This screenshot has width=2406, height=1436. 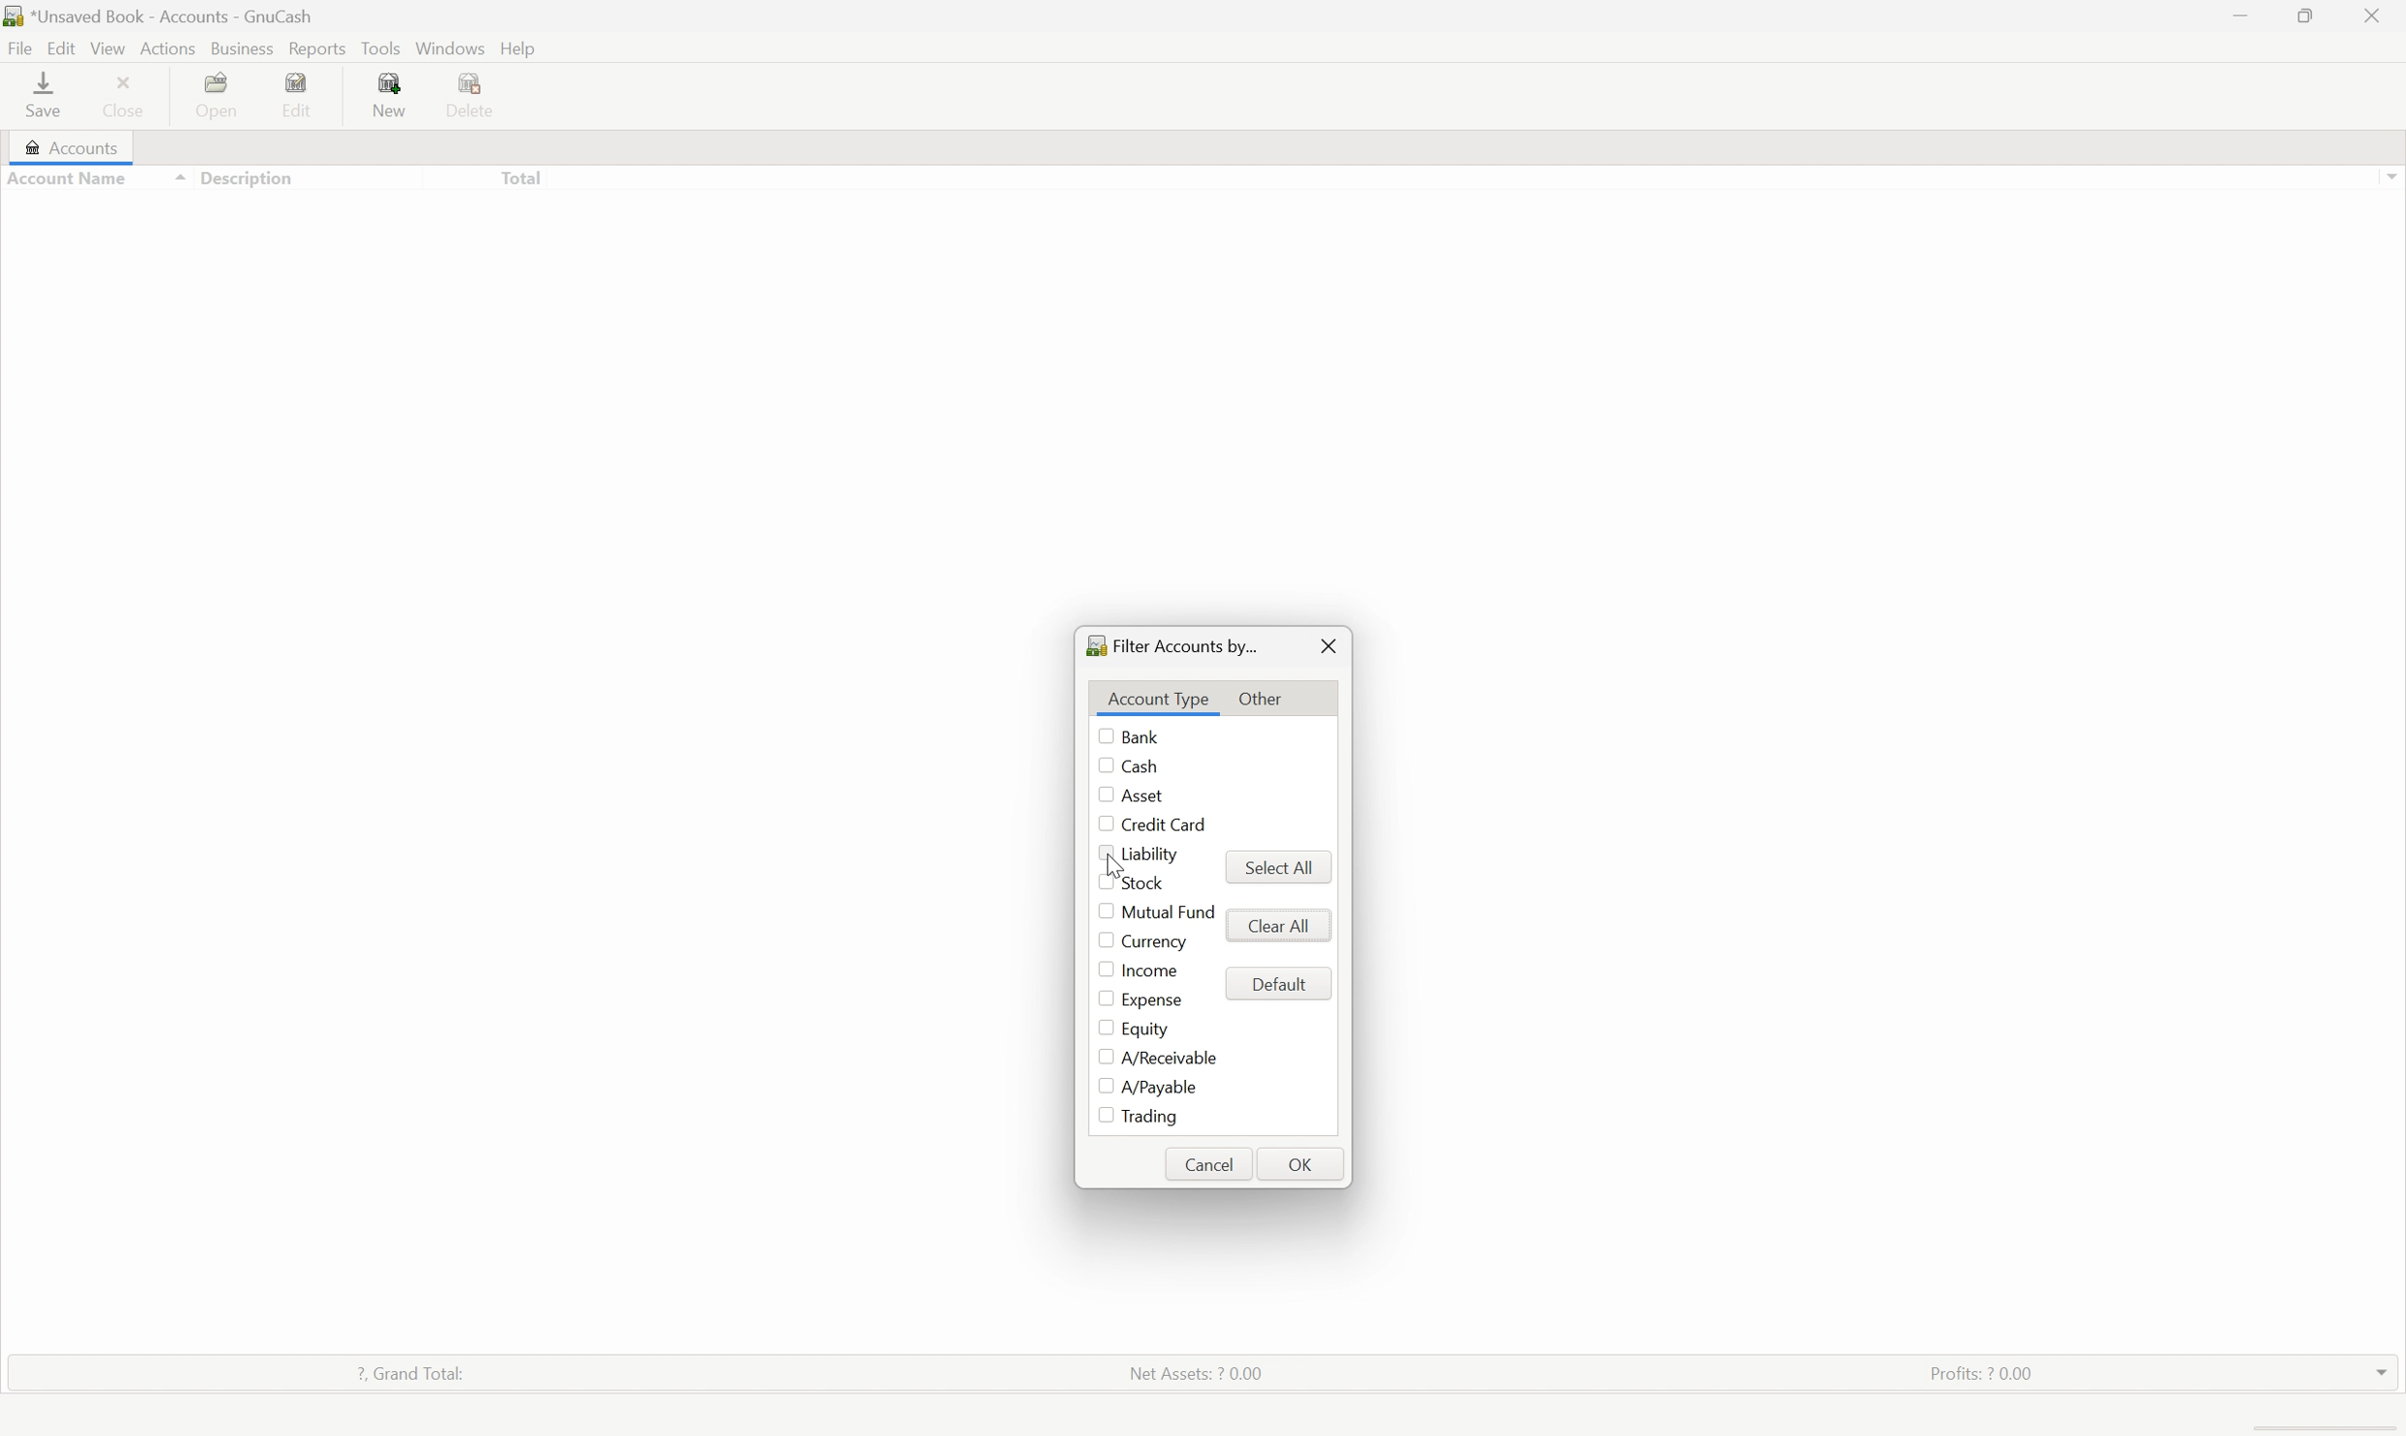 What do you see at coordinates (1103, 910) in the screenshot?
I see `Checkbox` at bounding box center [1103, 910].